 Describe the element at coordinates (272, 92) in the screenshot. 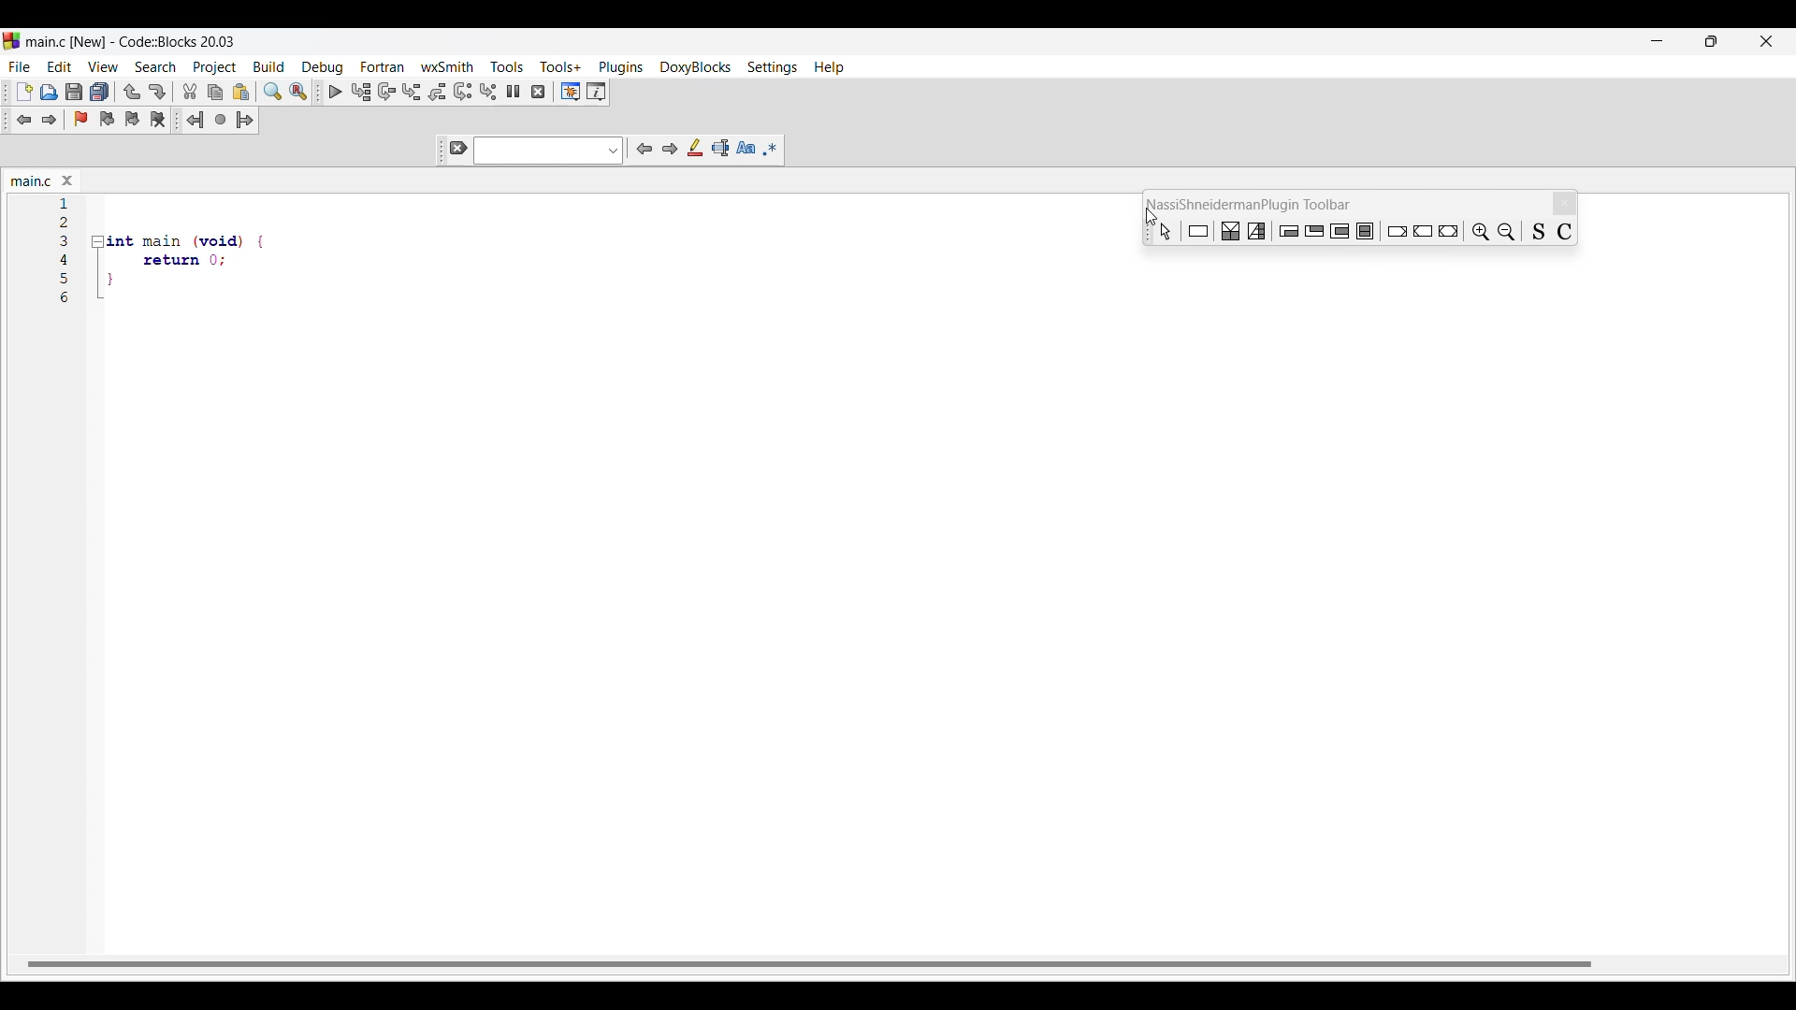

I see `Find` at that location.